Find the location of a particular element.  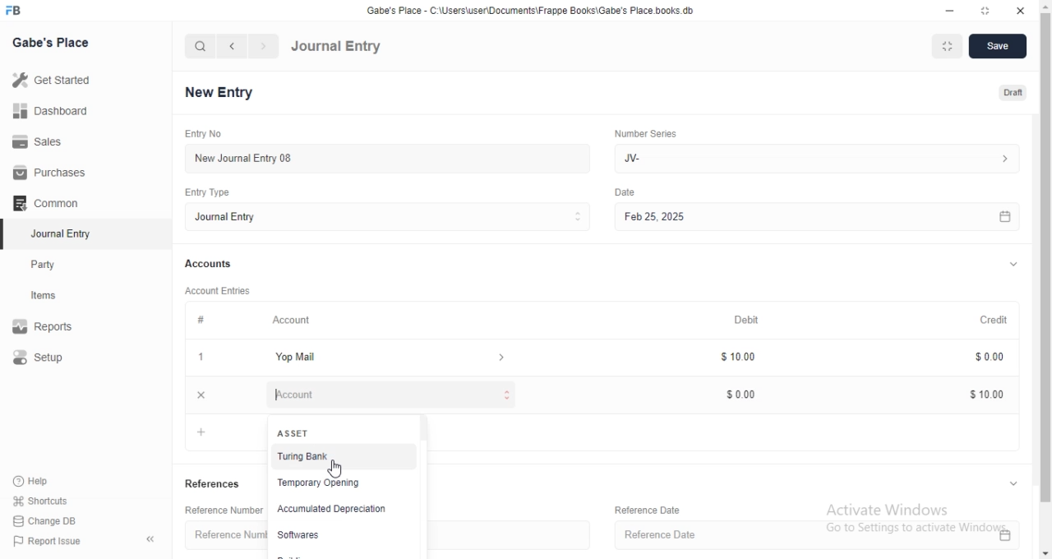

Turing Bank is located at coordinates (338, 456).